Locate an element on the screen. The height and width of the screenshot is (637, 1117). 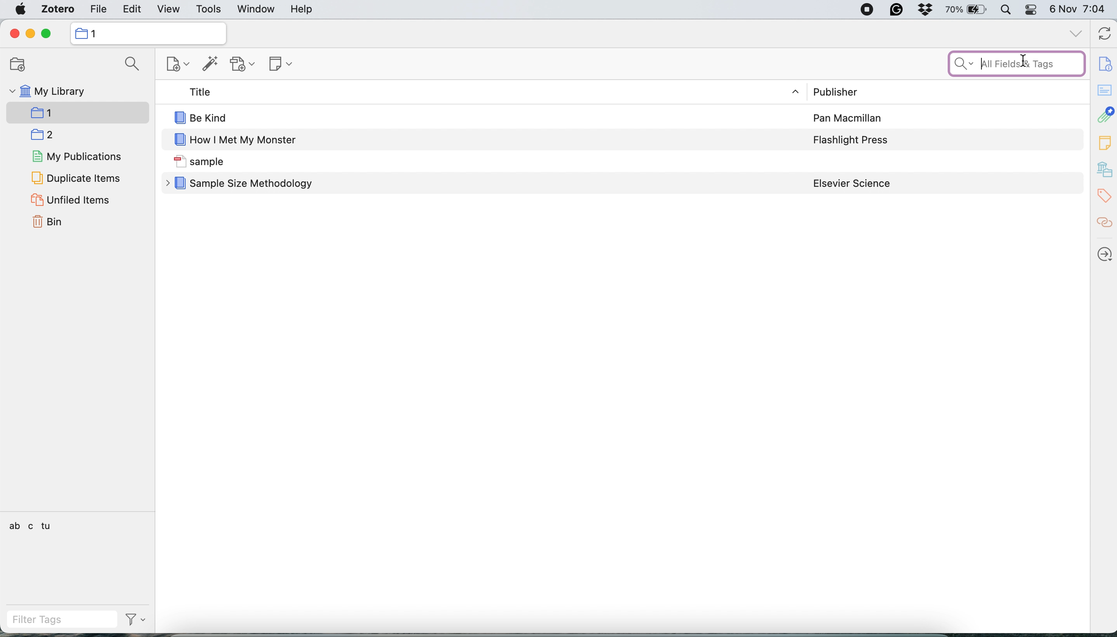
icon is located at coordinates (179, 161).